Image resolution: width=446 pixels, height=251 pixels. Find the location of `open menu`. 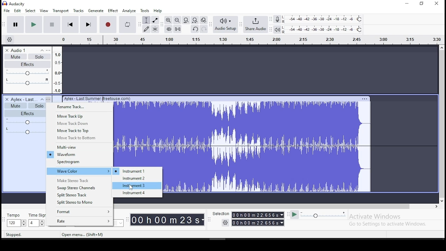

open menu is located at coordinates (243, 40).